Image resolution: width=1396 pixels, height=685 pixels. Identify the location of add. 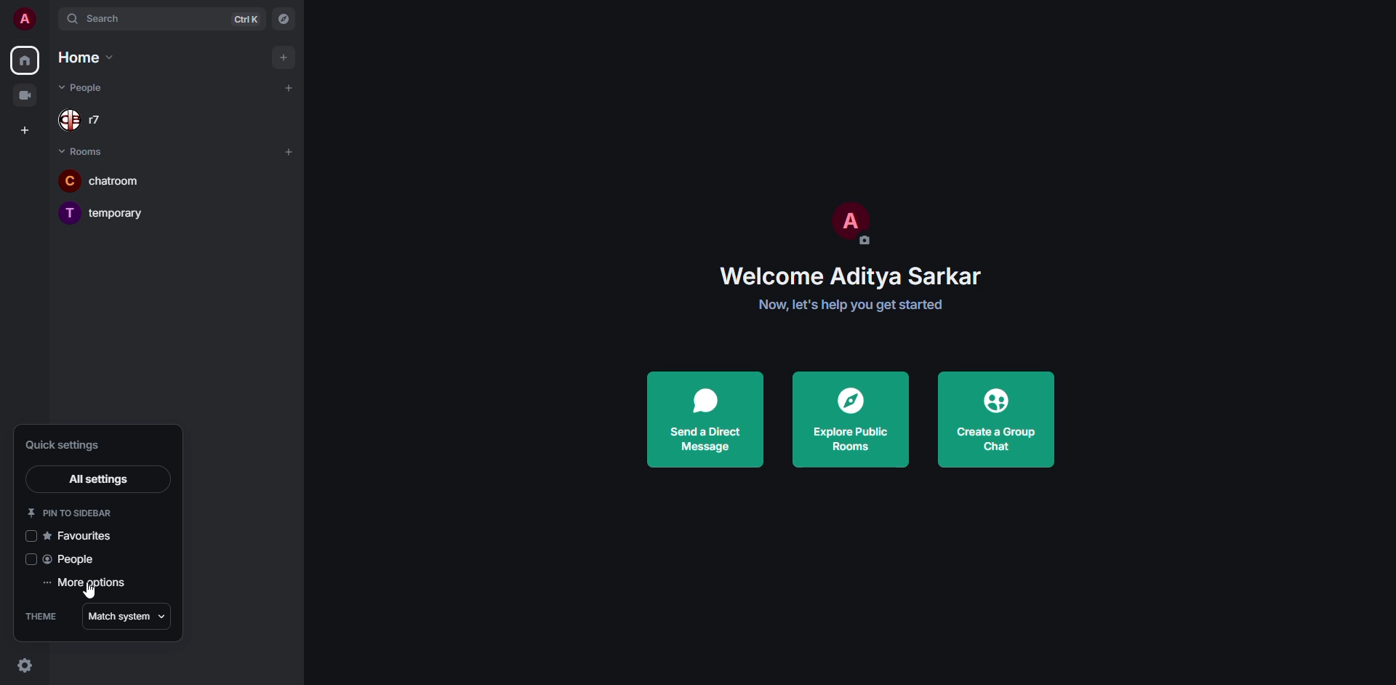
(288, 151).